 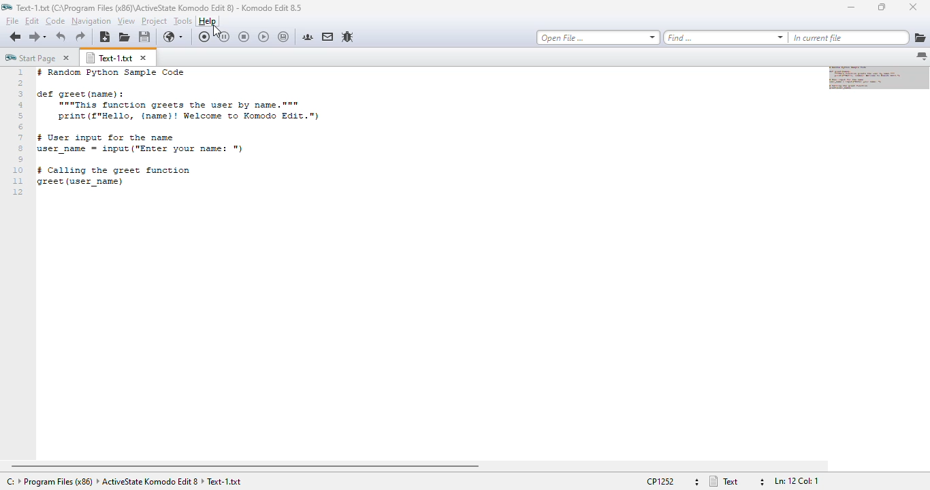 What do you see at coordinates (31, 20) in the screenshot?
I see `edit` at bounding box center [31, 20].